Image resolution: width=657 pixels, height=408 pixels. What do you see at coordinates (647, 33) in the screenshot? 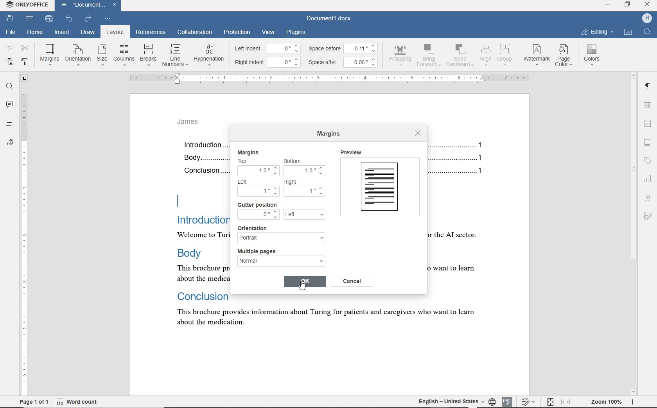
I see `find` at bounding box center [647, 33].